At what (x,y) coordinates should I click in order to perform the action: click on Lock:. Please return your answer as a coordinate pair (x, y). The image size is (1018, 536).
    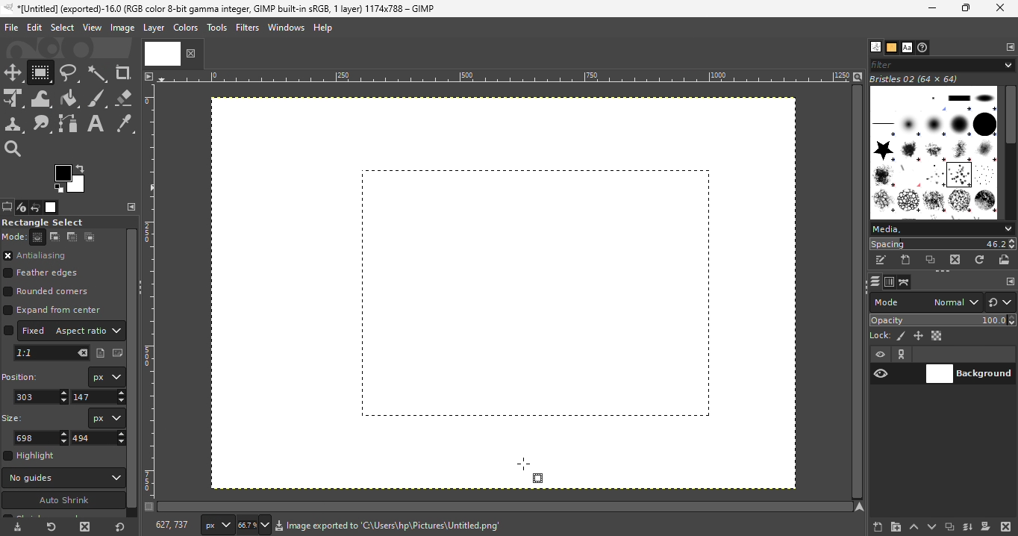
    Looking at the image, I should click on (878, 334).